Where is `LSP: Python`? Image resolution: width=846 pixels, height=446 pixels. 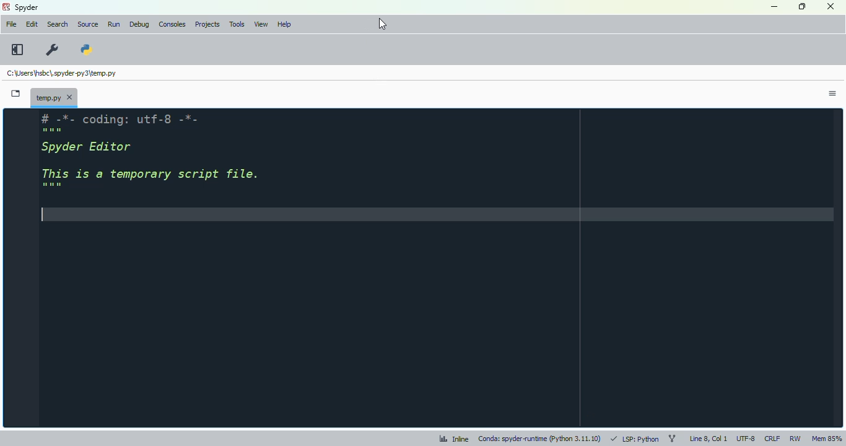 LSP: Python is located at coordinates (634, 439).